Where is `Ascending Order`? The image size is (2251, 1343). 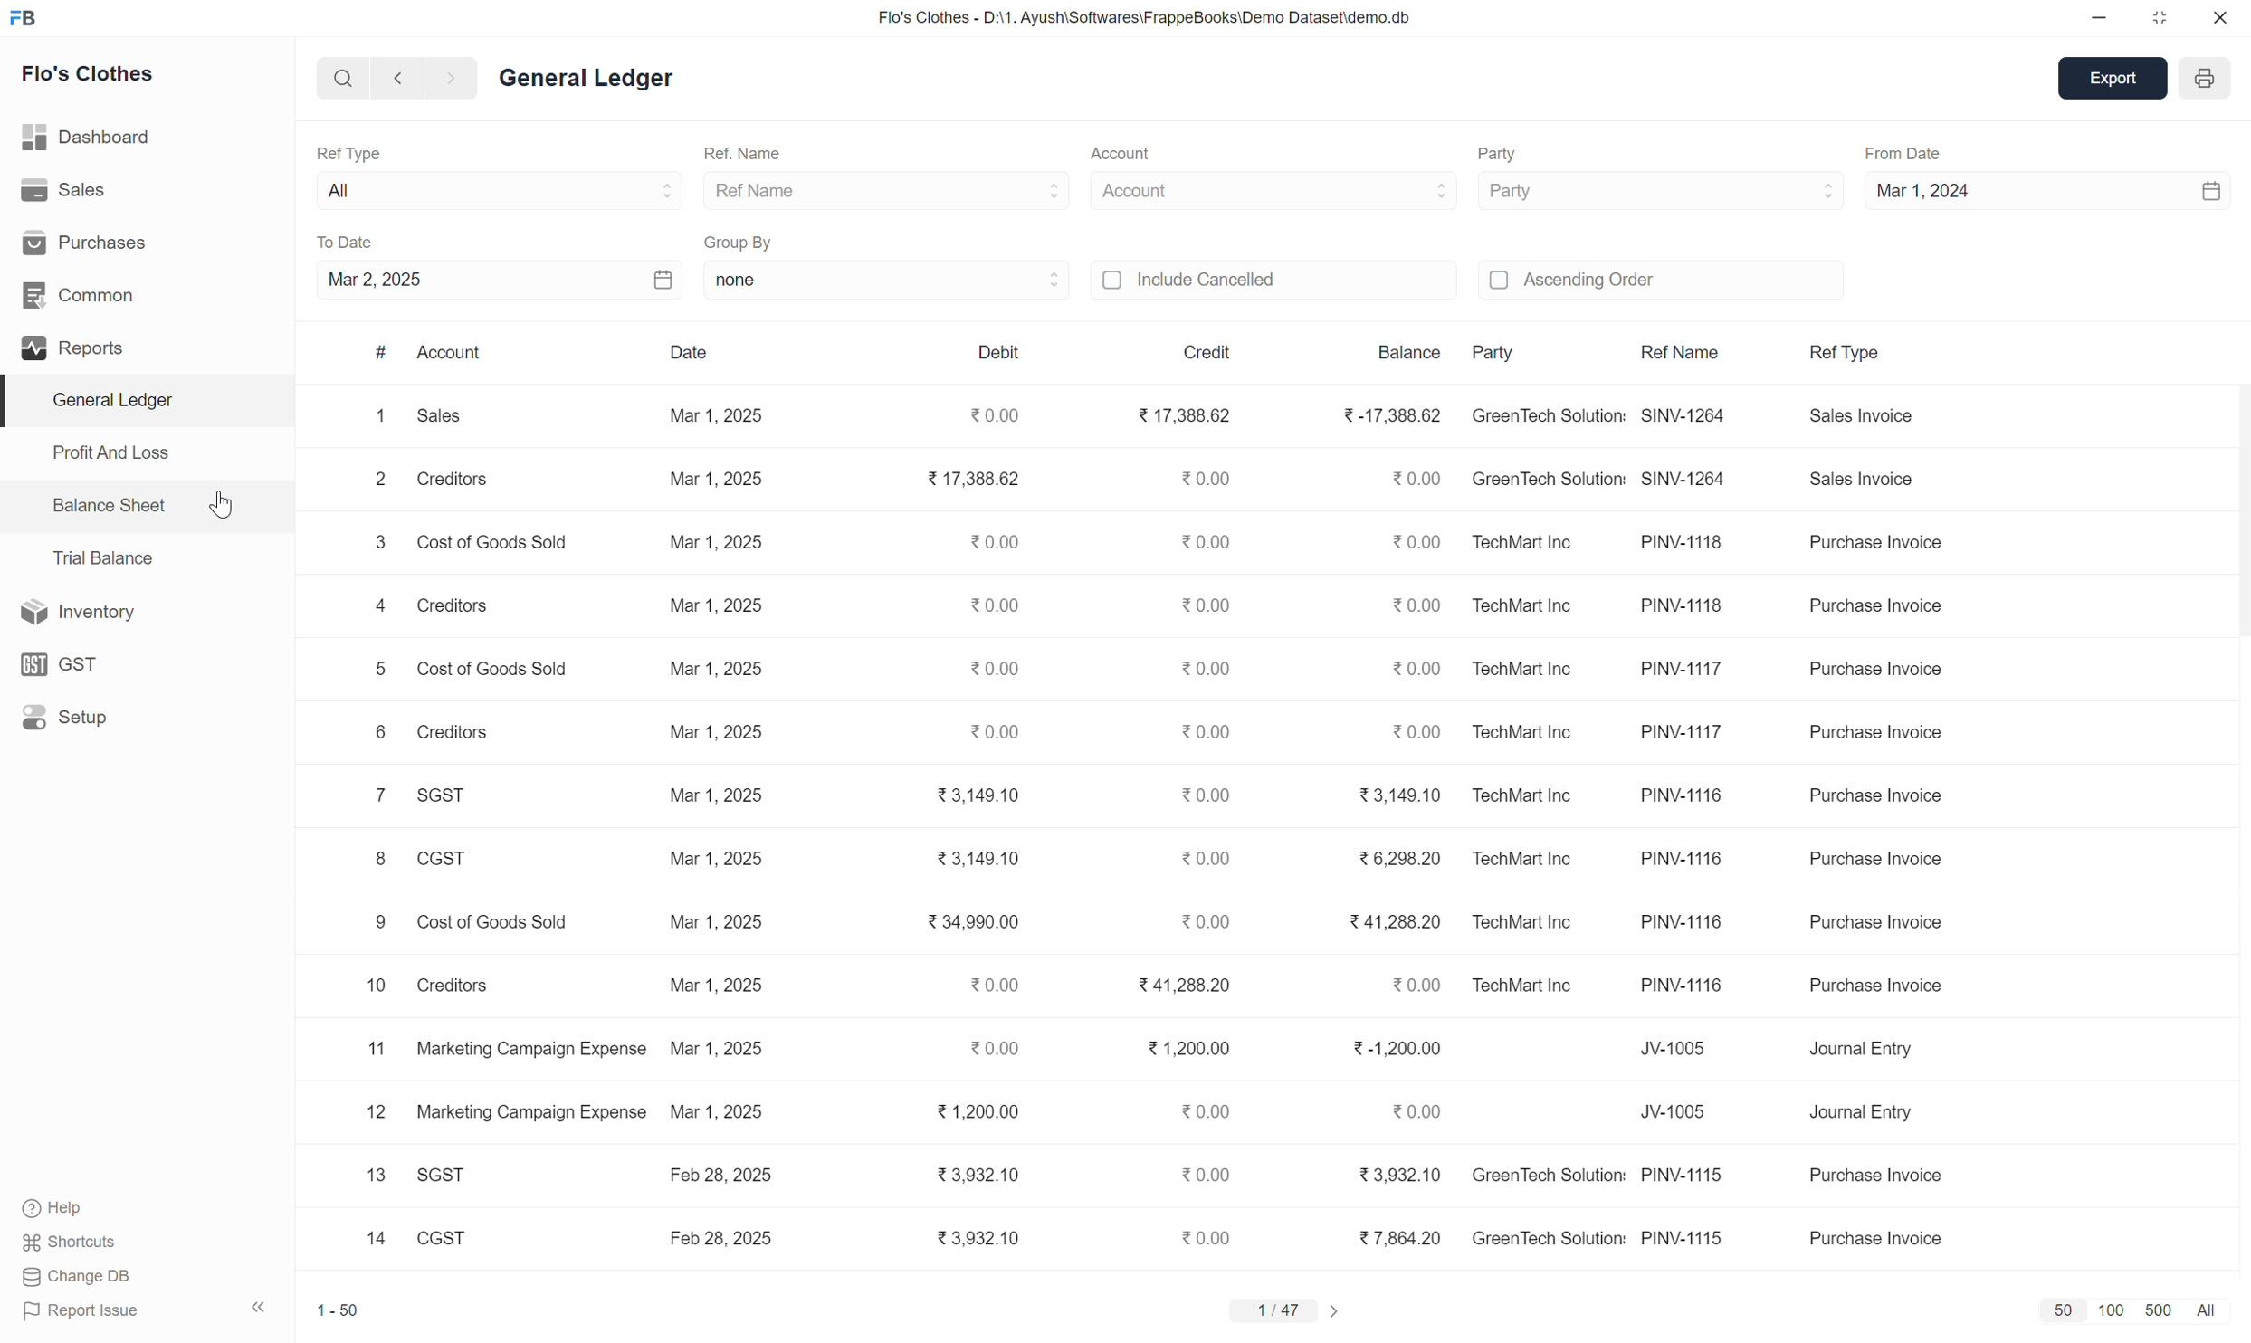 Ascending Order is located at coordinates (1593, 281).